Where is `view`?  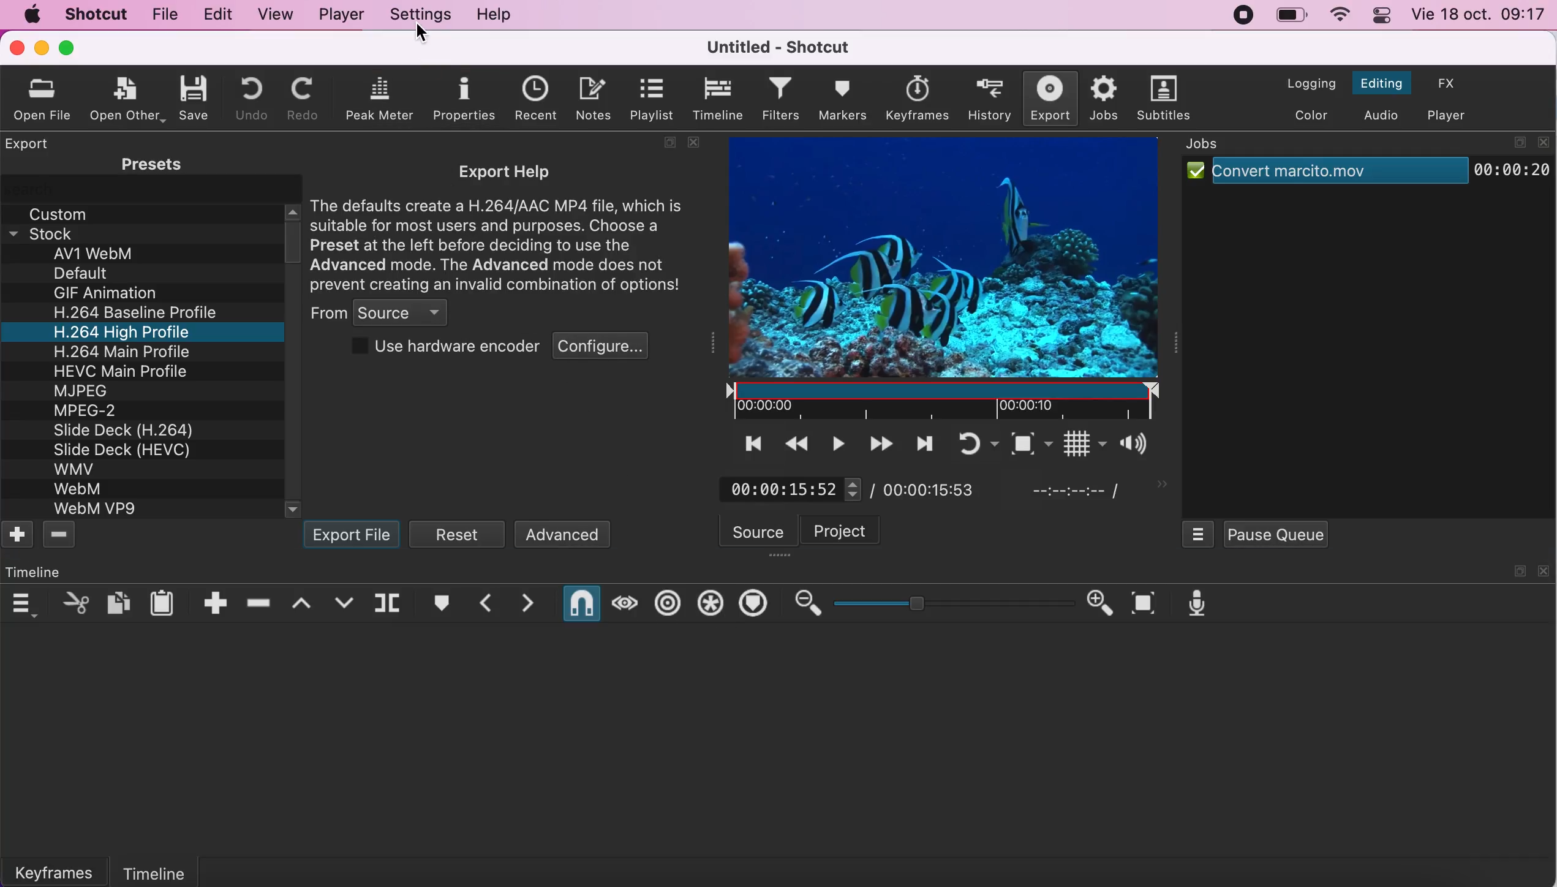 view is located at coordinates (273, 14).